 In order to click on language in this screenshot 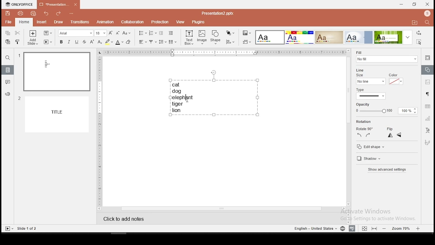, I will do `click(341, 228)`.